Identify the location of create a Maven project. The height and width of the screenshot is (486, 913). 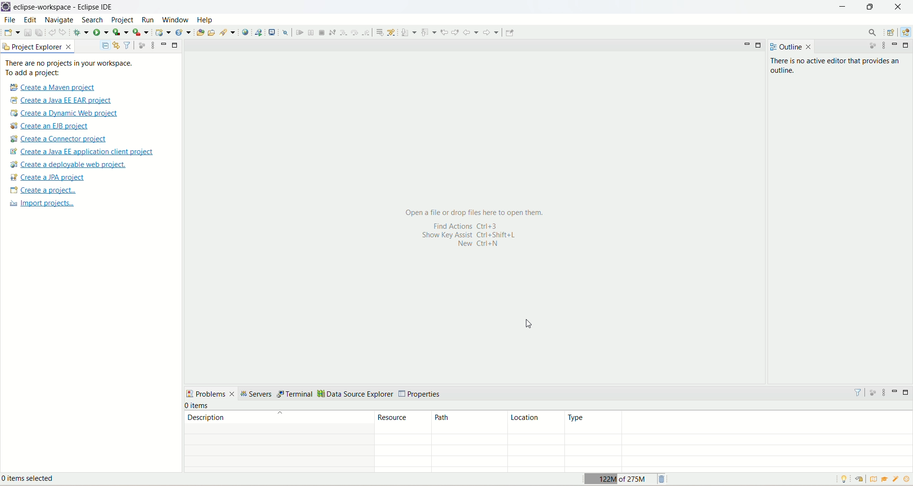
(50, 87).